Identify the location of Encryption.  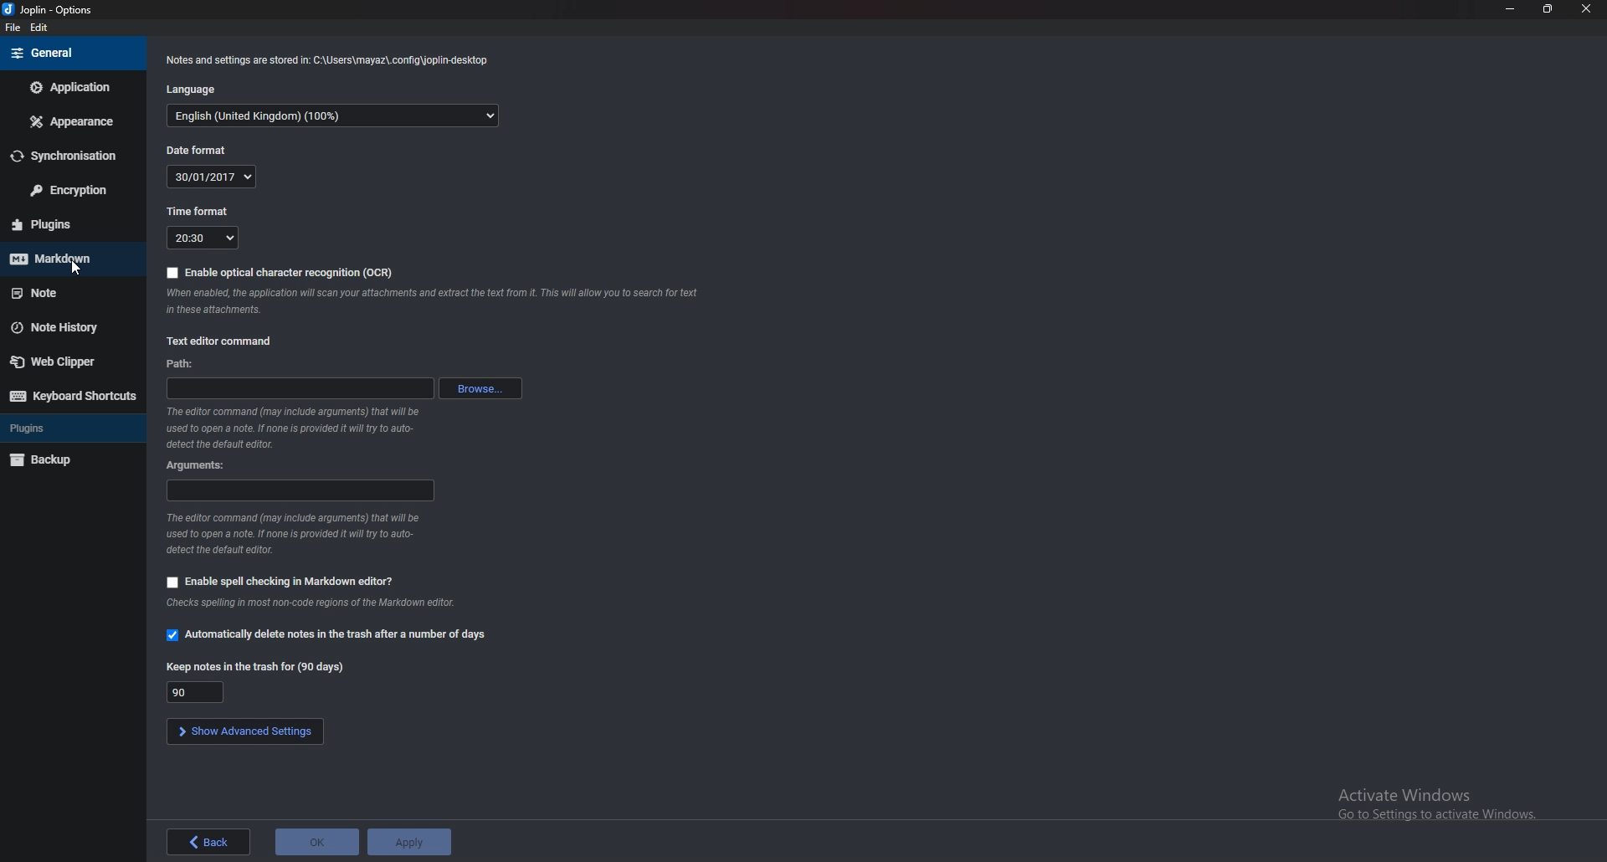
(73, 190).